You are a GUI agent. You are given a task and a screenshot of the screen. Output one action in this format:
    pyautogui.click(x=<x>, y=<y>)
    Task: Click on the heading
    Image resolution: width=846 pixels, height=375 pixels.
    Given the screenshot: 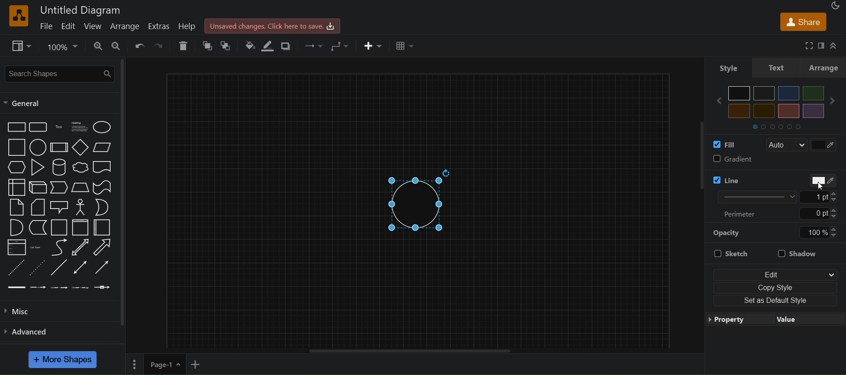 What is the action you would take?
    pyautogui.click(x=80, y=127)
    